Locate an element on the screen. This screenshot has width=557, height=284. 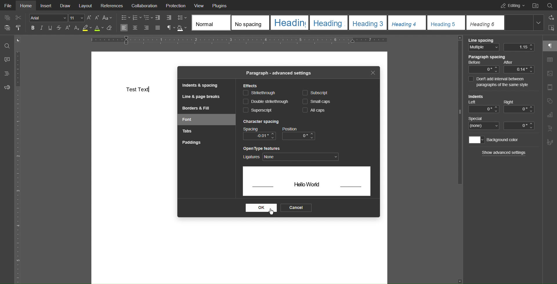
Position is located at coordinates (299, 134).